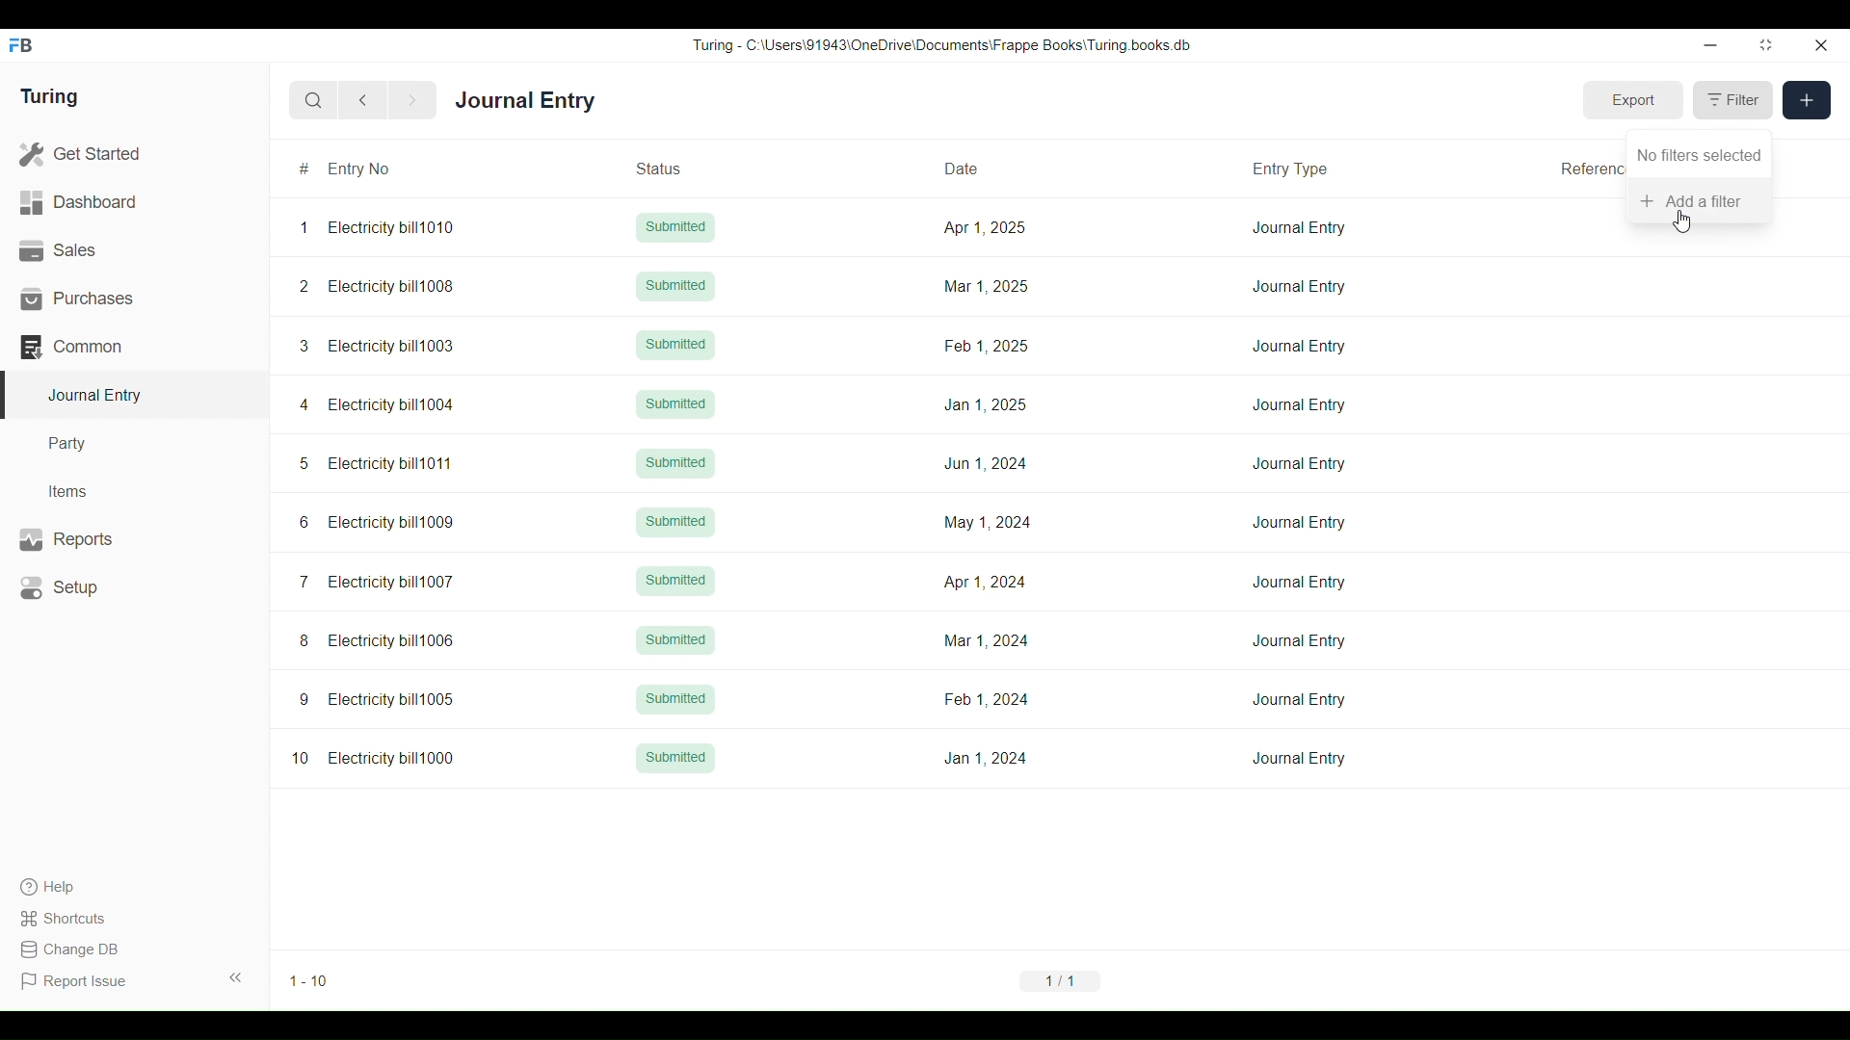 The image size is (1850, 1040). What do you see at coordinates (74, 981) in the screenshot?
I see `Report Issue` at bounding box center [74, 981].